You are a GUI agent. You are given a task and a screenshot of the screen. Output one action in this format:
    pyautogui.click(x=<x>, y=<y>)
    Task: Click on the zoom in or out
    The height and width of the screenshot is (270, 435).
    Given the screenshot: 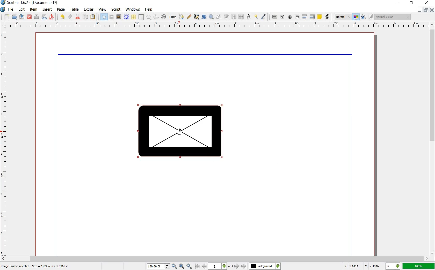 What is the action you would take?
    pyautogui.click(x=211, y=16)
    